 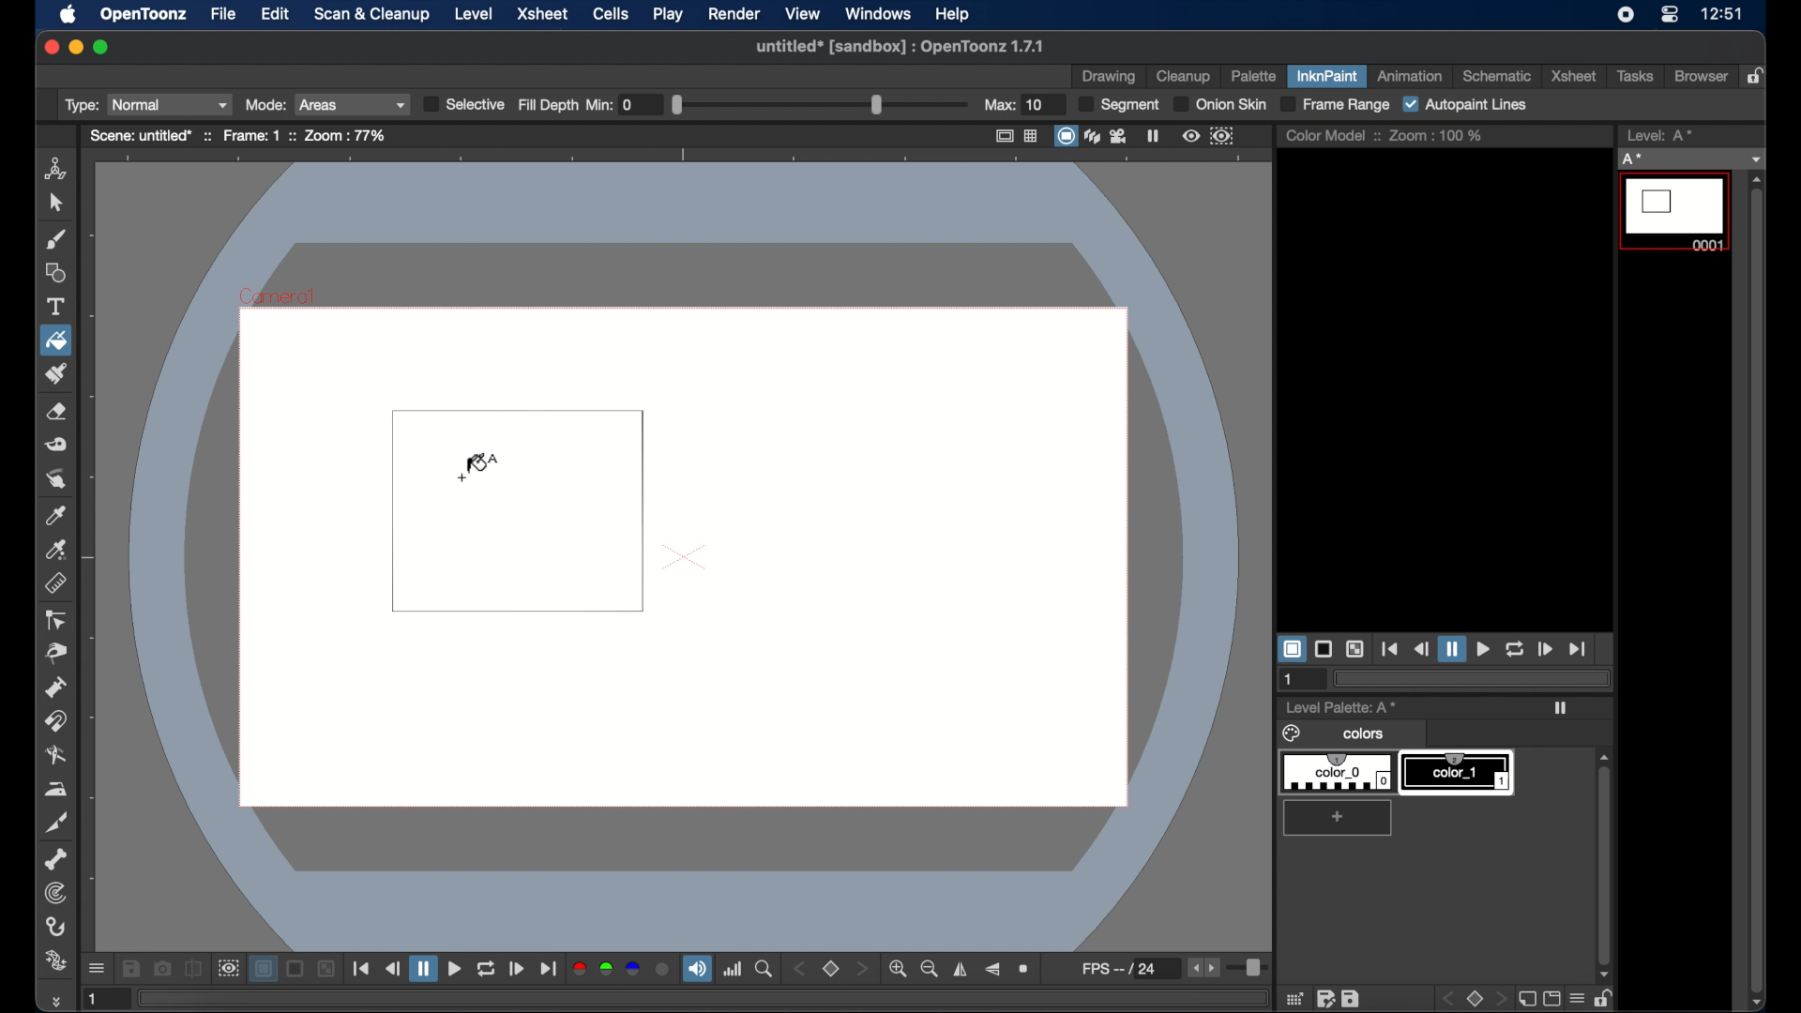 I want to click on fill tool, so click(x=56, y=340).